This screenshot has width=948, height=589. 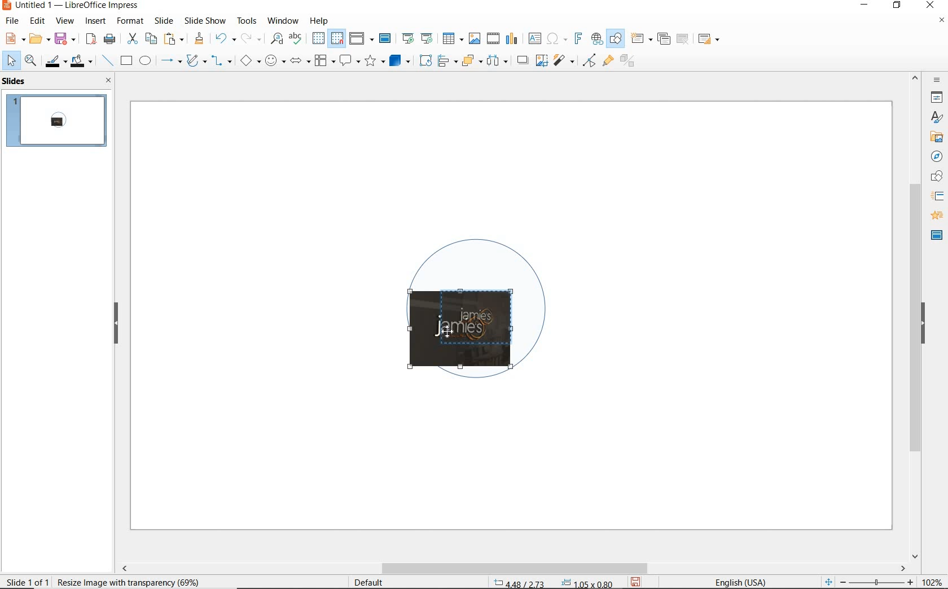 What do you see at coordinates (935, 216) in the screenshot?
I see `animation` at bounding box center [935, 216].